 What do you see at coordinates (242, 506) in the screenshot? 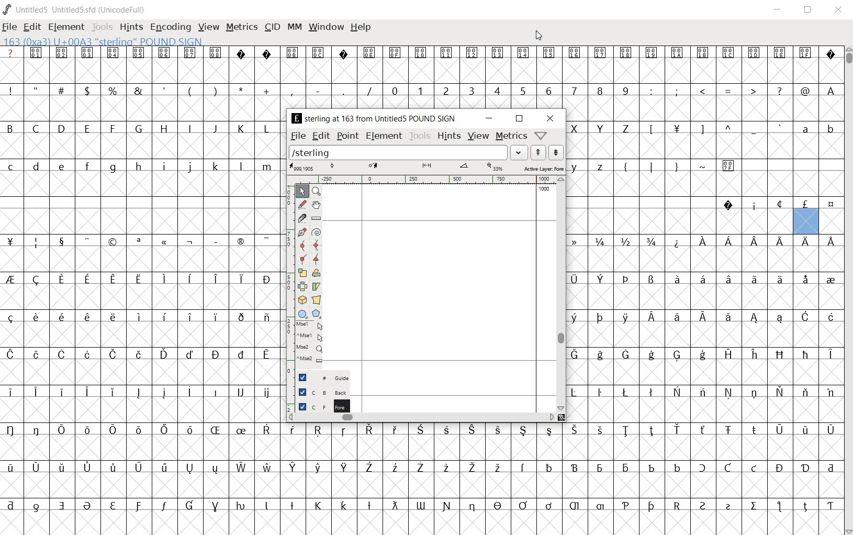
I see `Symbol` at bounding box center [242, 506].